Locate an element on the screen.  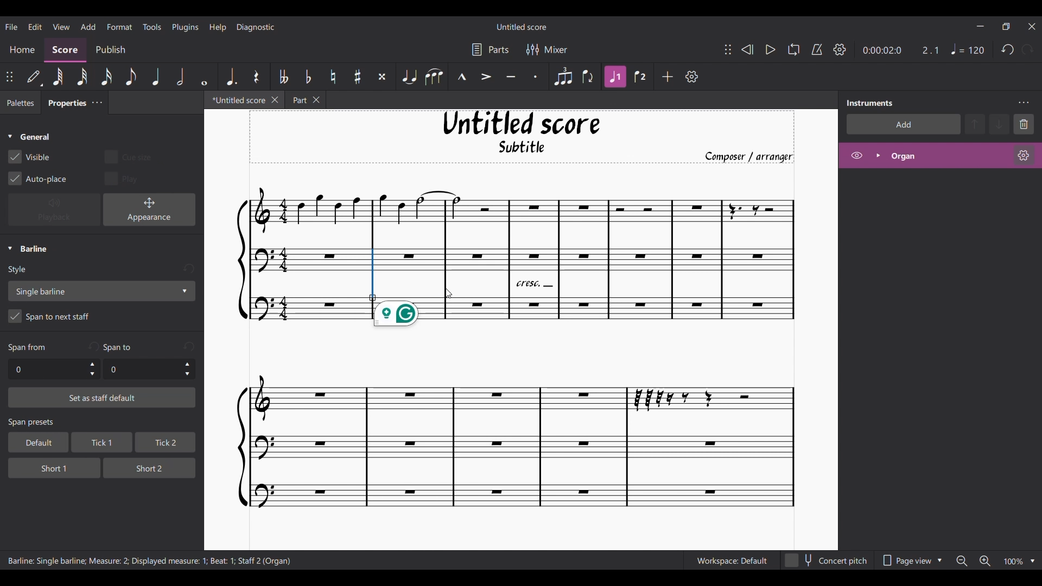
Type in Span to is located at coordinates (141, 370).